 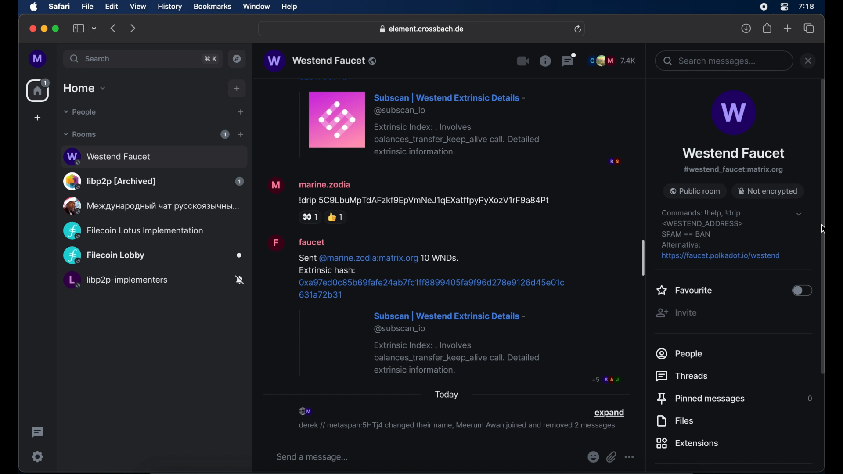 What do you see at coordinates (611, 457) in the screenshot?
I see `attachments` at bounding box center [611, 457].